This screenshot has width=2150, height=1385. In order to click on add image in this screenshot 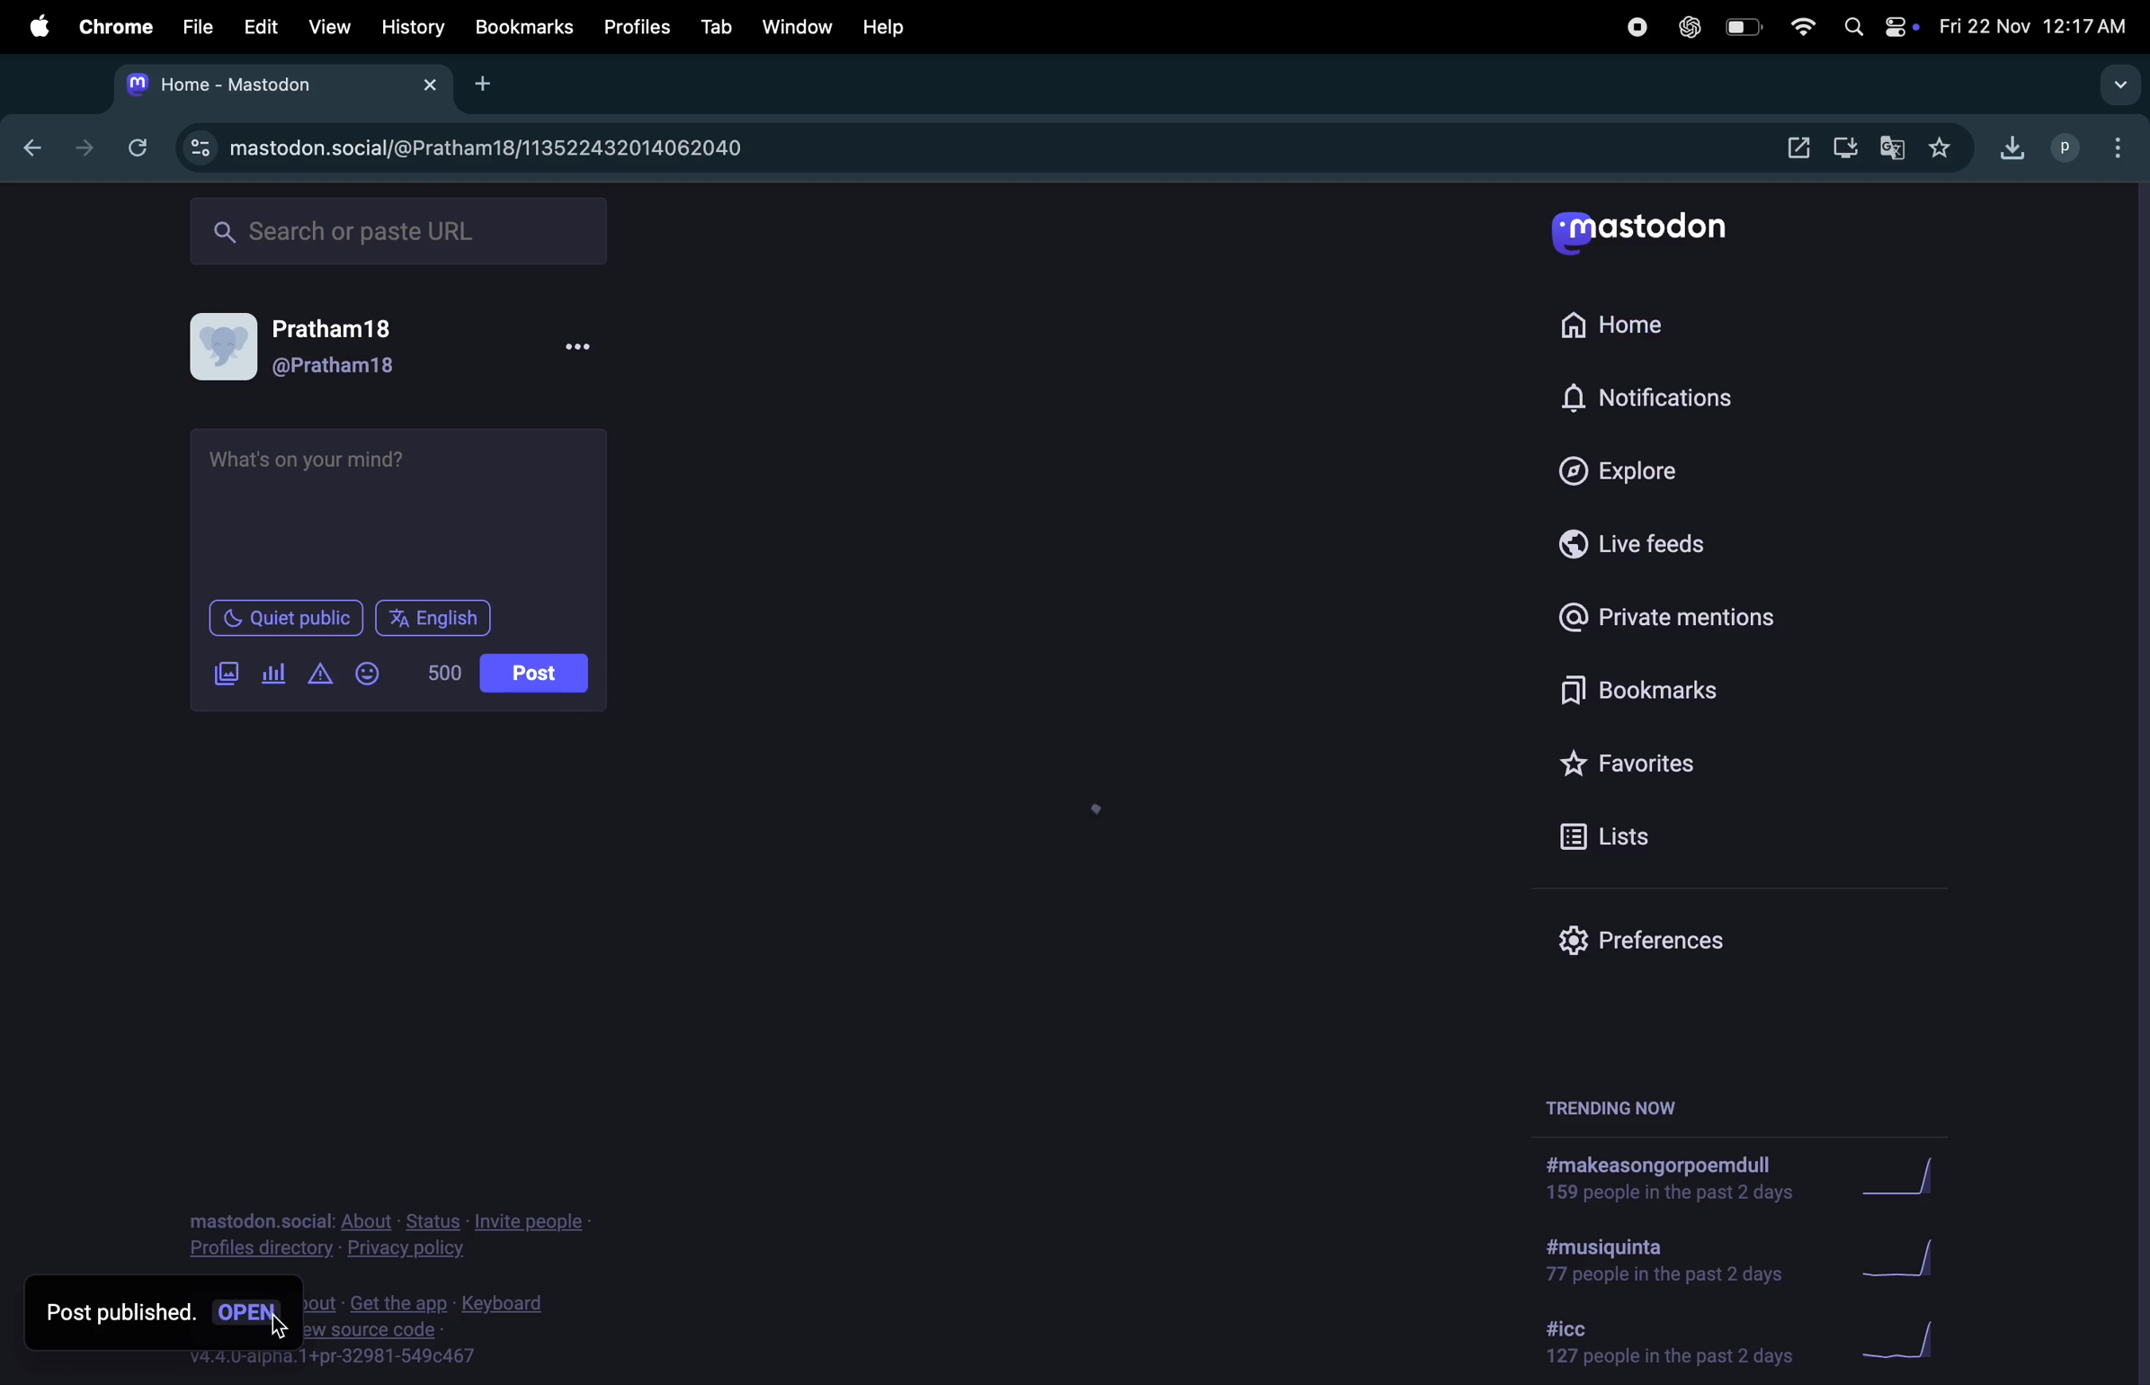, I will do `click(224, 673)`.